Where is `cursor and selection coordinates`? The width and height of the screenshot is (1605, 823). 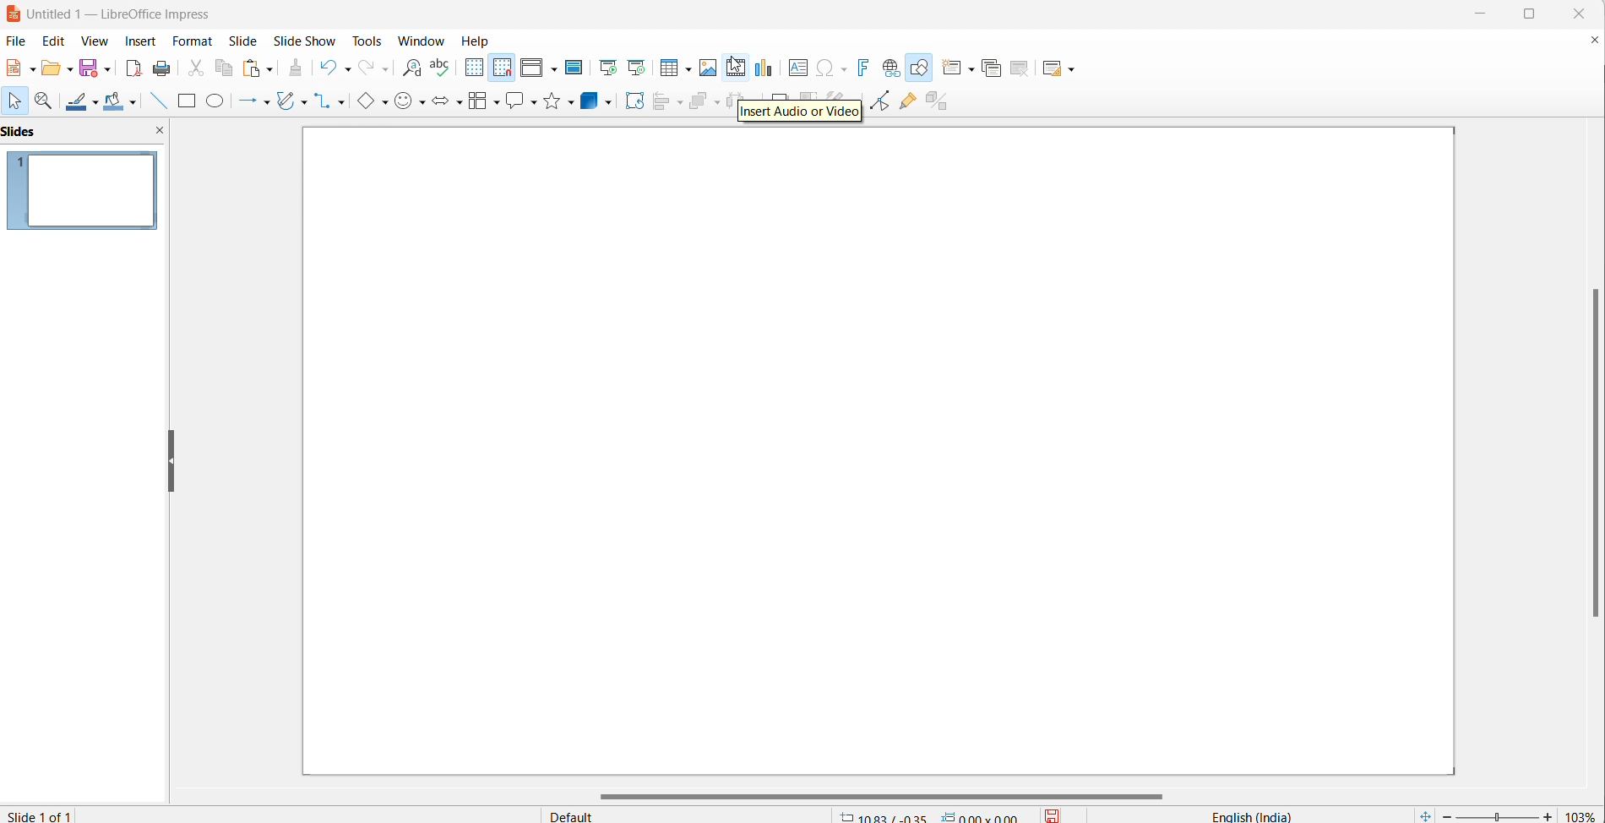
cursor and selection coordinates is located at coordinates (933, 813).